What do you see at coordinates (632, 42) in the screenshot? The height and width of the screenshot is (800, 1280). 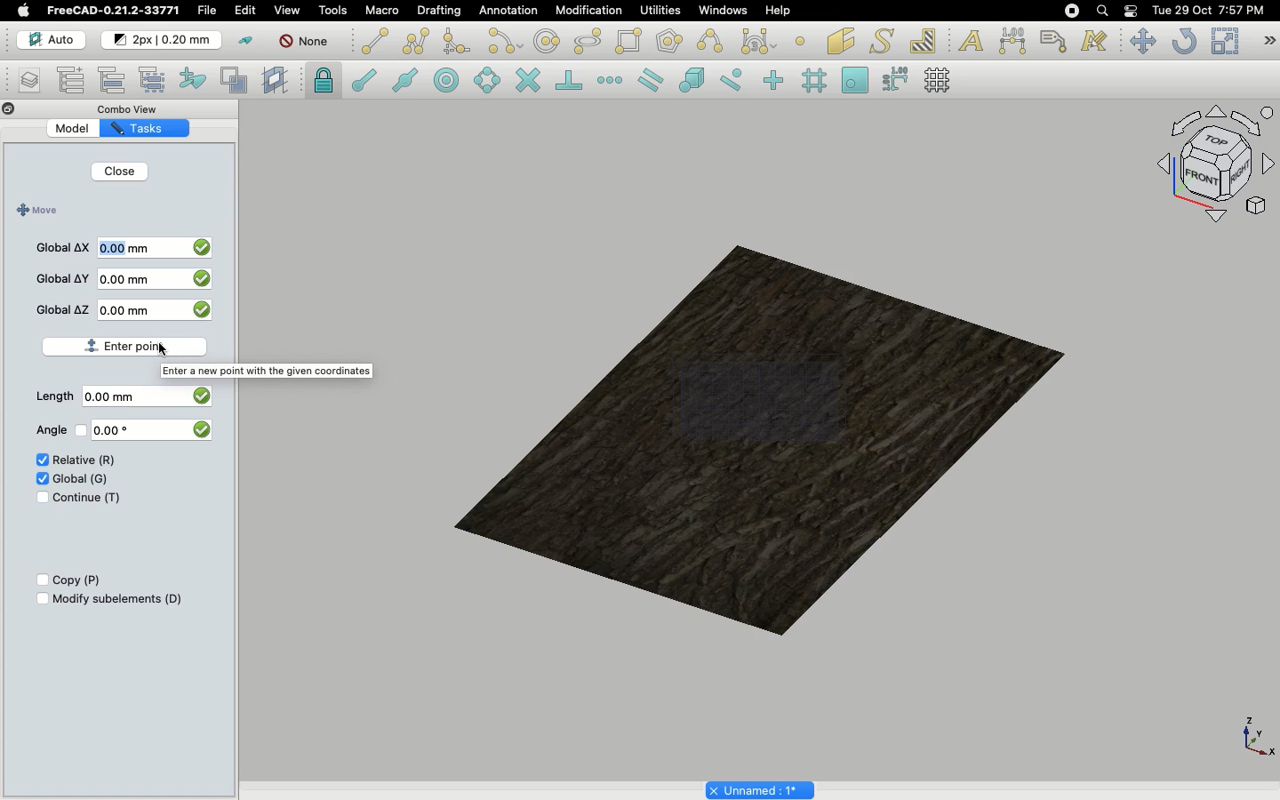 I see `Rectangle` at bounding box center [632, 42].